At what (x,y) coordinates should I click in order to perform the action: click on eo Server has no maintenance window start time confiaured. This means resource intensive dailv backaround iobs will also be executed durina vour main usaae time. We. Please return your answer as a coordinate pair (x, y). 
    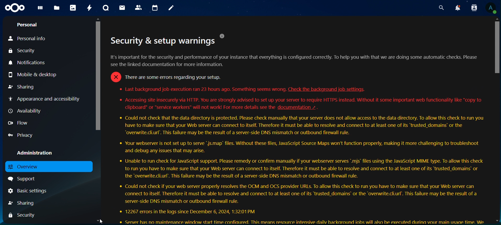
    Looking at the image, I should click on (302, 221).